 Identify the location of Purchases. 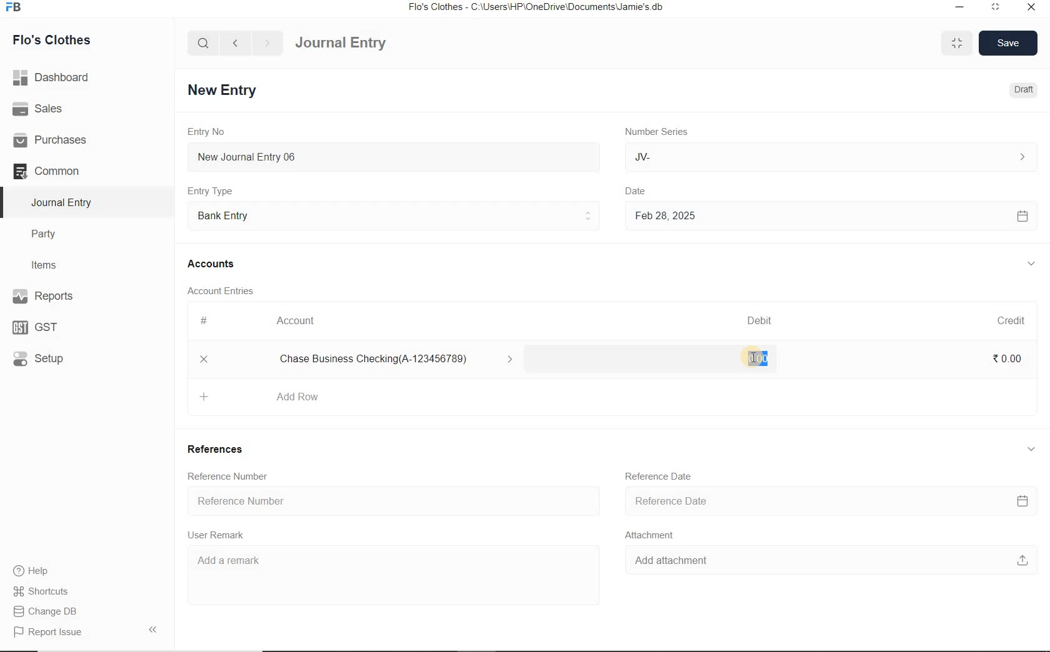
(56, 139).